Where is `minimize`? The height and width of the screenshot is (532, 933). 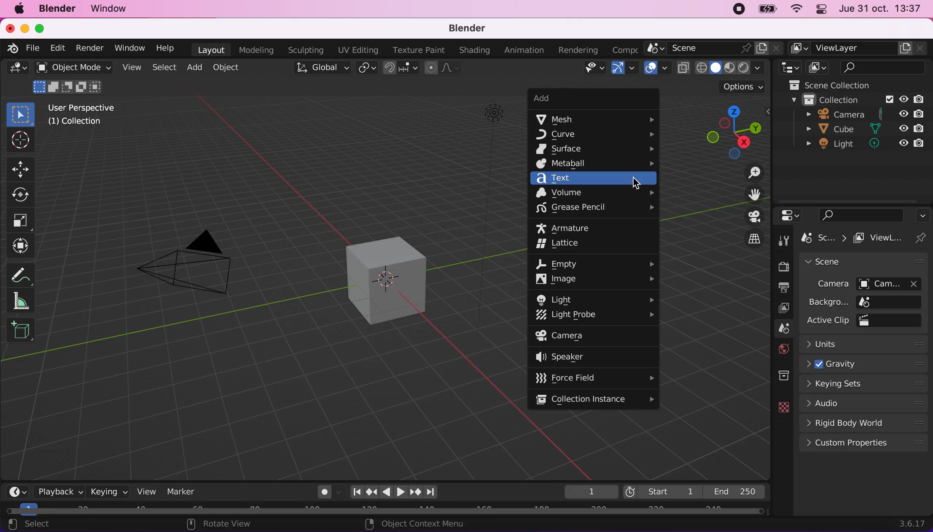 minimize is located at coordinates (25, 27).